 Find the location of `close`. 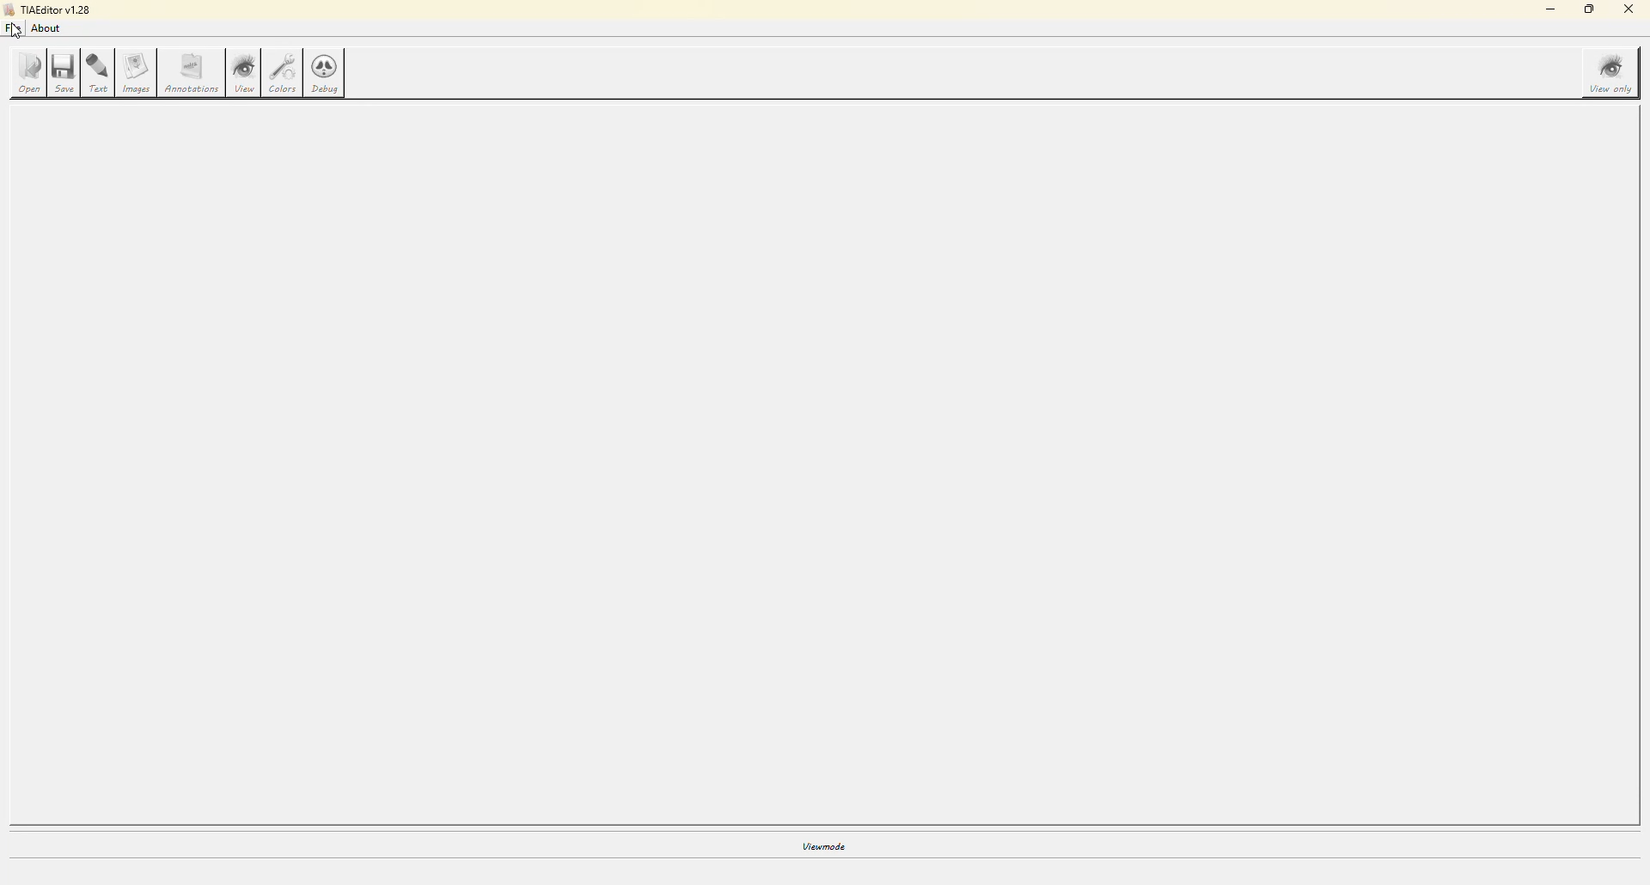

close is located at coordinates (1629, 10).